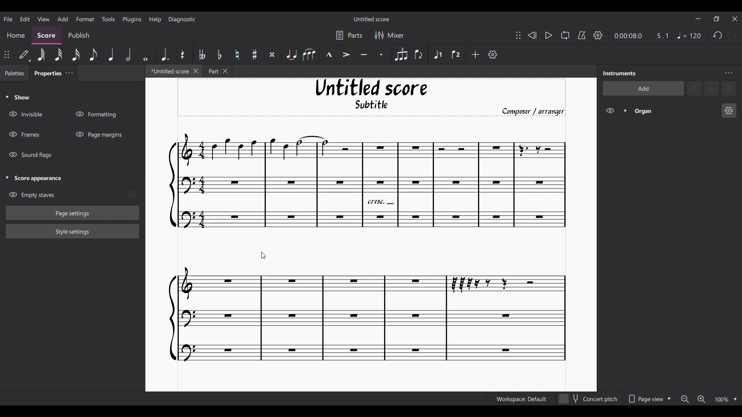 Image resolution: width=742 pixels, height=417 pixels. I want to click on 16th note, so click(77, 54).